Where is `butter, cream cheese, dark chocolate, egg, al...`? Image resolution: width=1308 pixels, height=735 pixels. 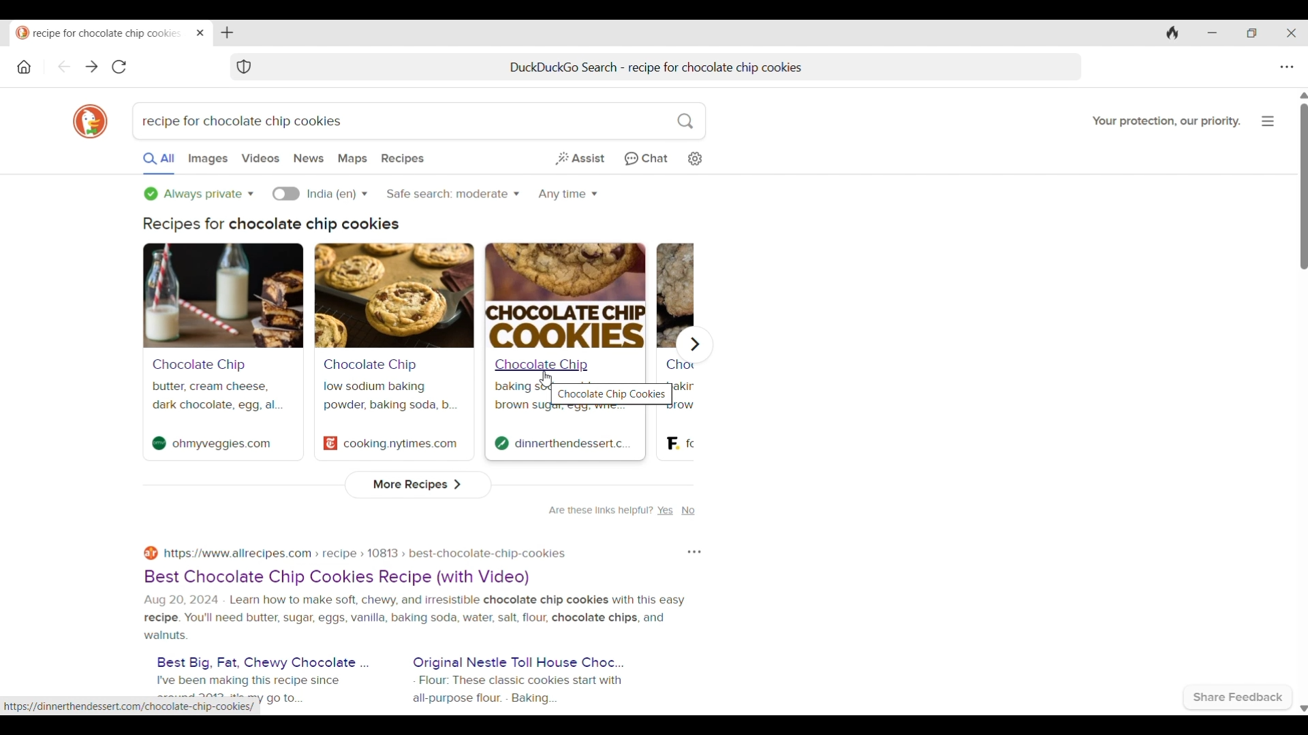
butter, cream cheese, dark chocolate, egg, al... is located at coordinates (217, 397).